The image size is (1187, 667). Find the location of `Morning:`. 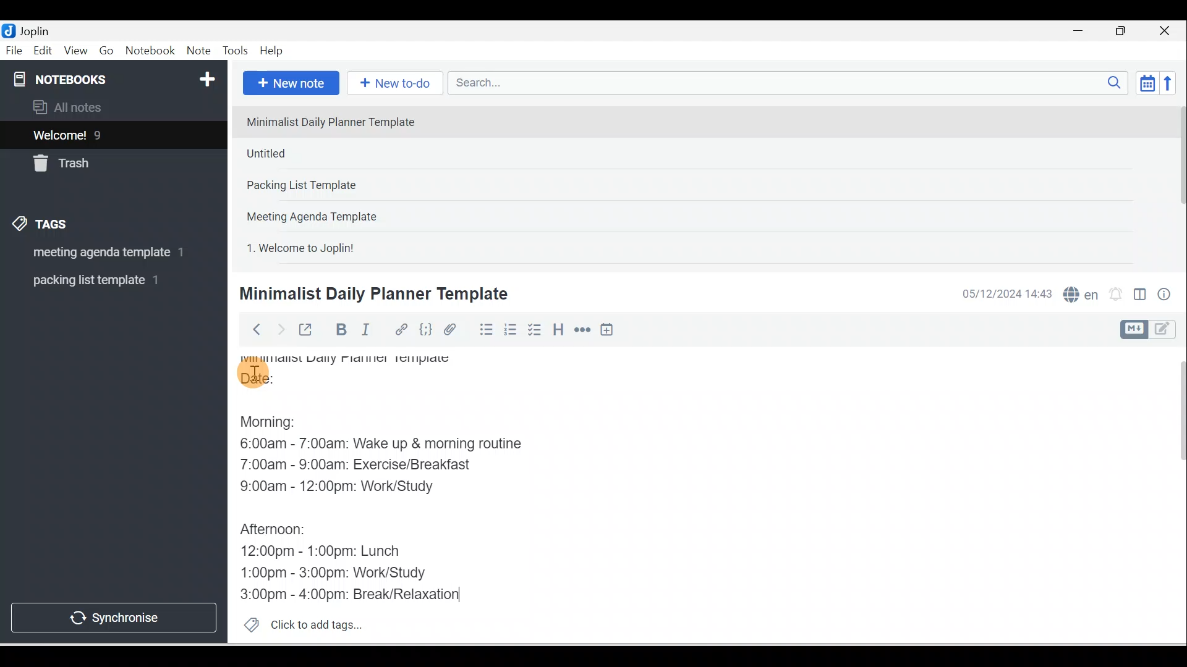

Morning: is located at coordinates (281, 425).